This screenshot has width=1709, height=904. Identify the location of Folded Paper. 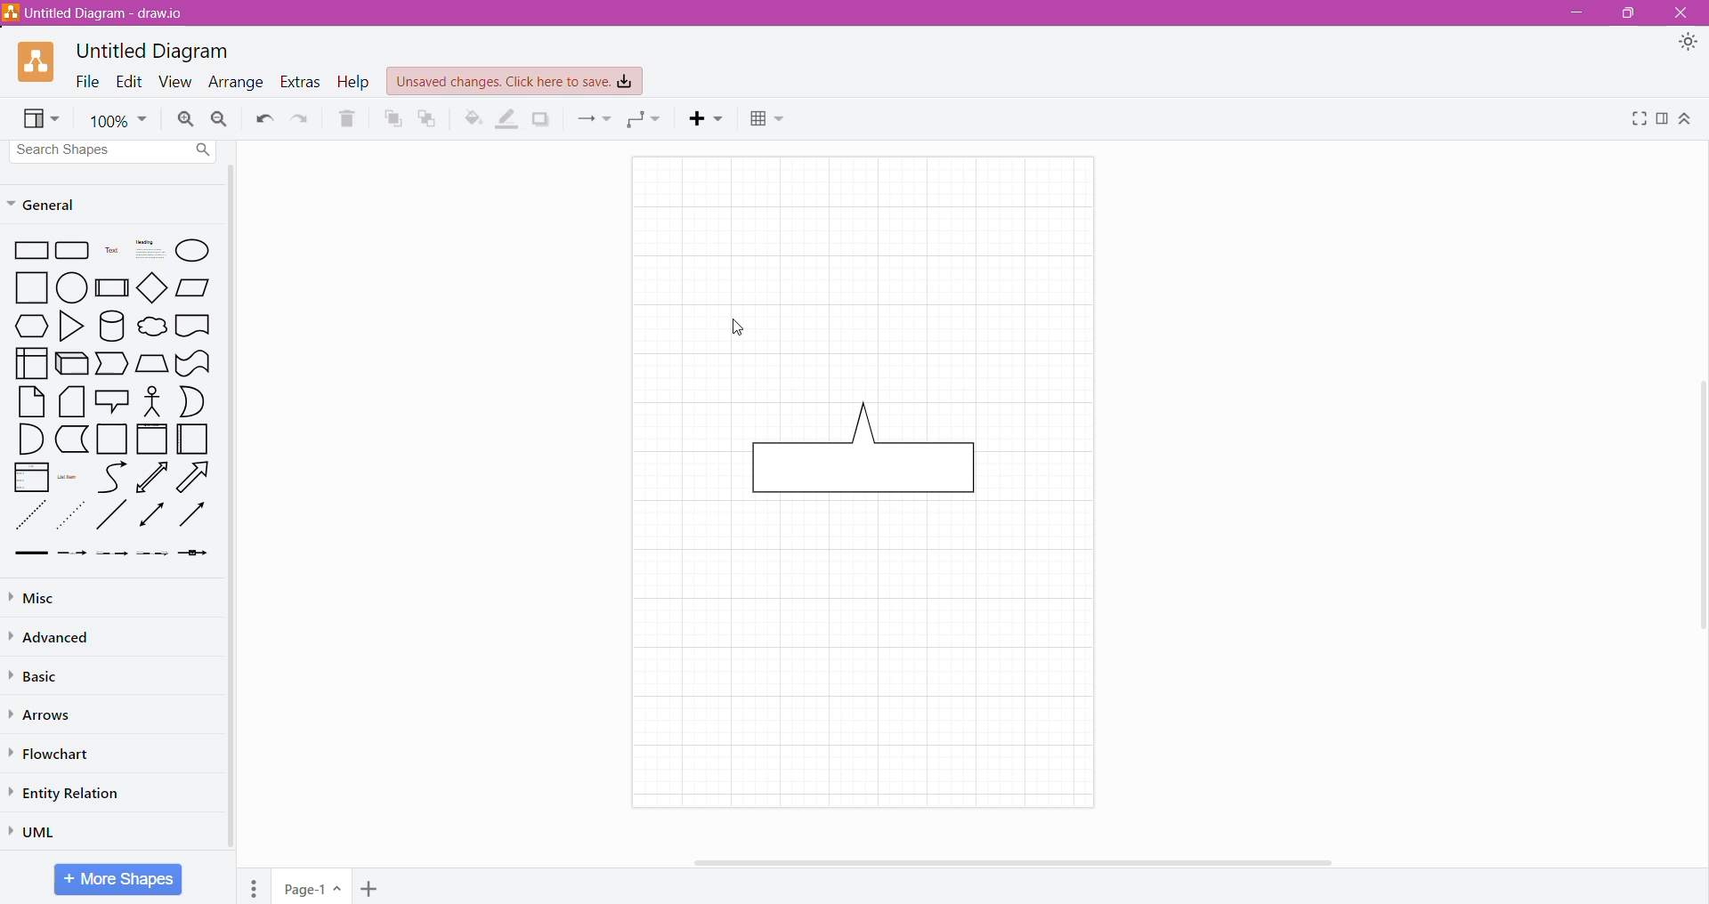
(196, 439).